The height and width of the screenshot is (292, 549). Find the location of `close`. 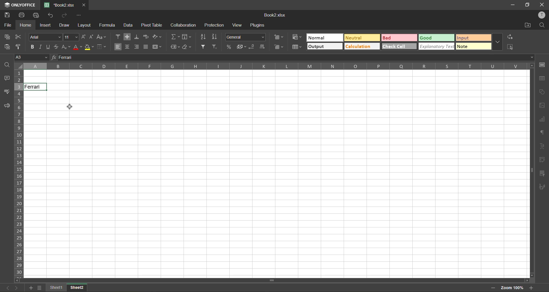

close is located at coordinates (542, 4).